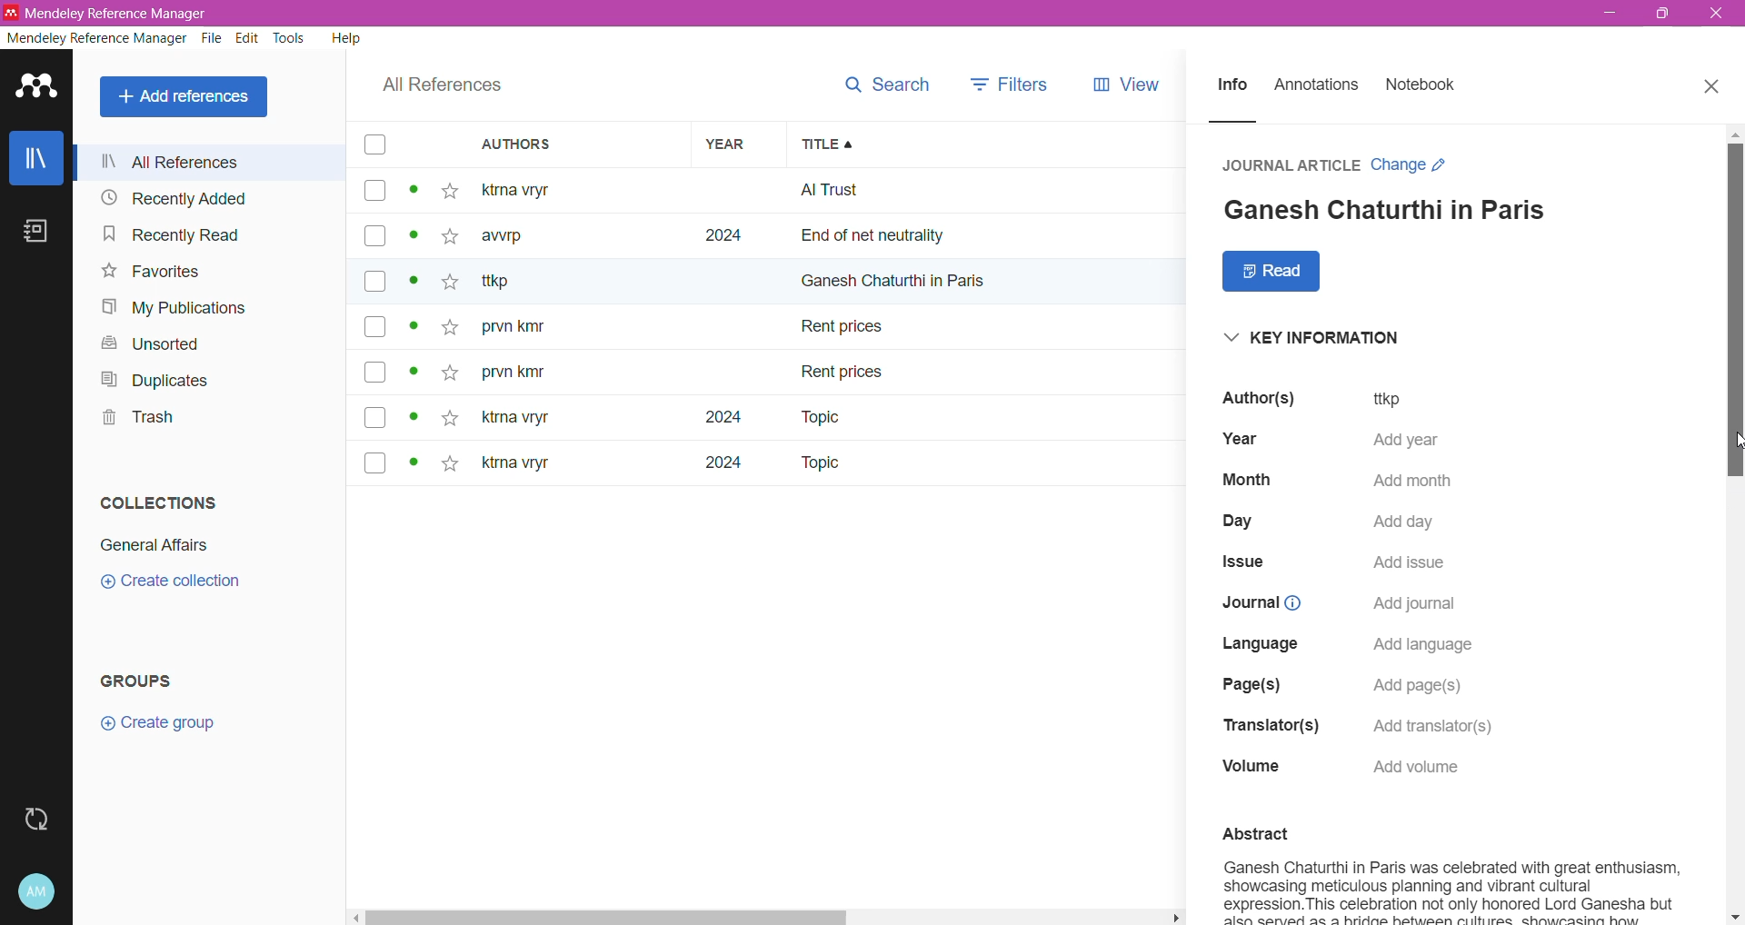 Image resolution: width=1745 pixels, height=925 pixels. Describe the element at coordinates (985, 144) in the screenshot. I see `Title` at that location.